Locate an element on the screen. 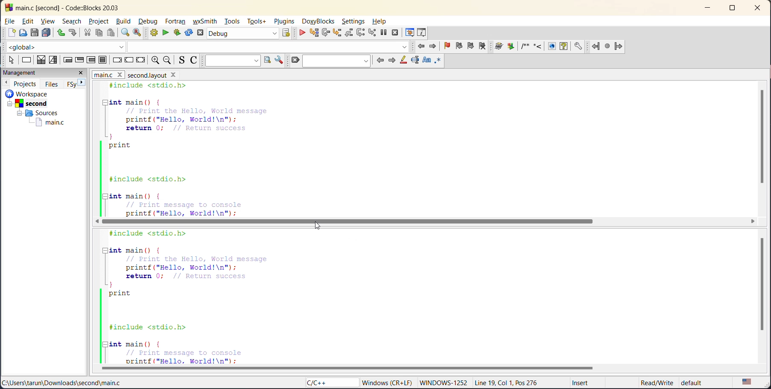 The image size is (771, 389). copy is located at coordinates (98, 33).